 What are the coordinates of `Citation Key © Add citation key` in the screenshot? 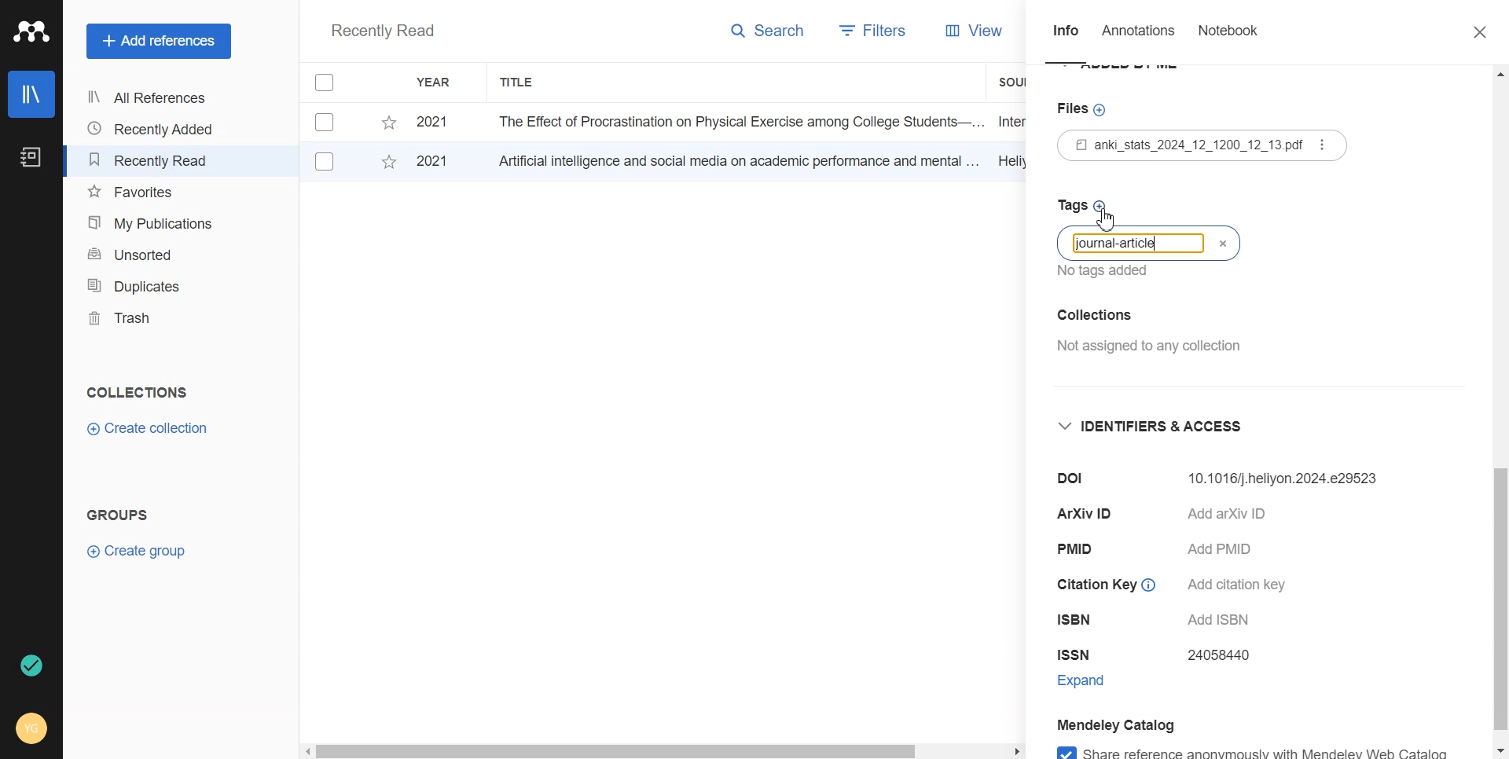 It's located at (1178, 585).